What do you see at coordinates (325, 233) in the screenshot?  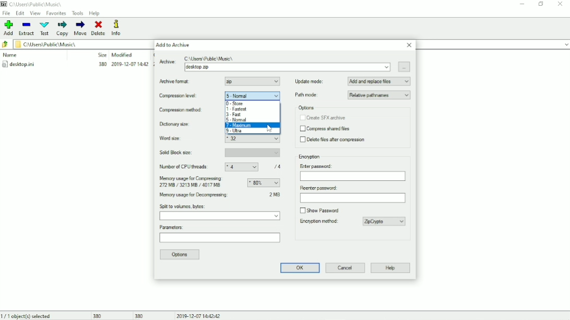 I see `Encrypt file names` at bounding box center [325, 233].